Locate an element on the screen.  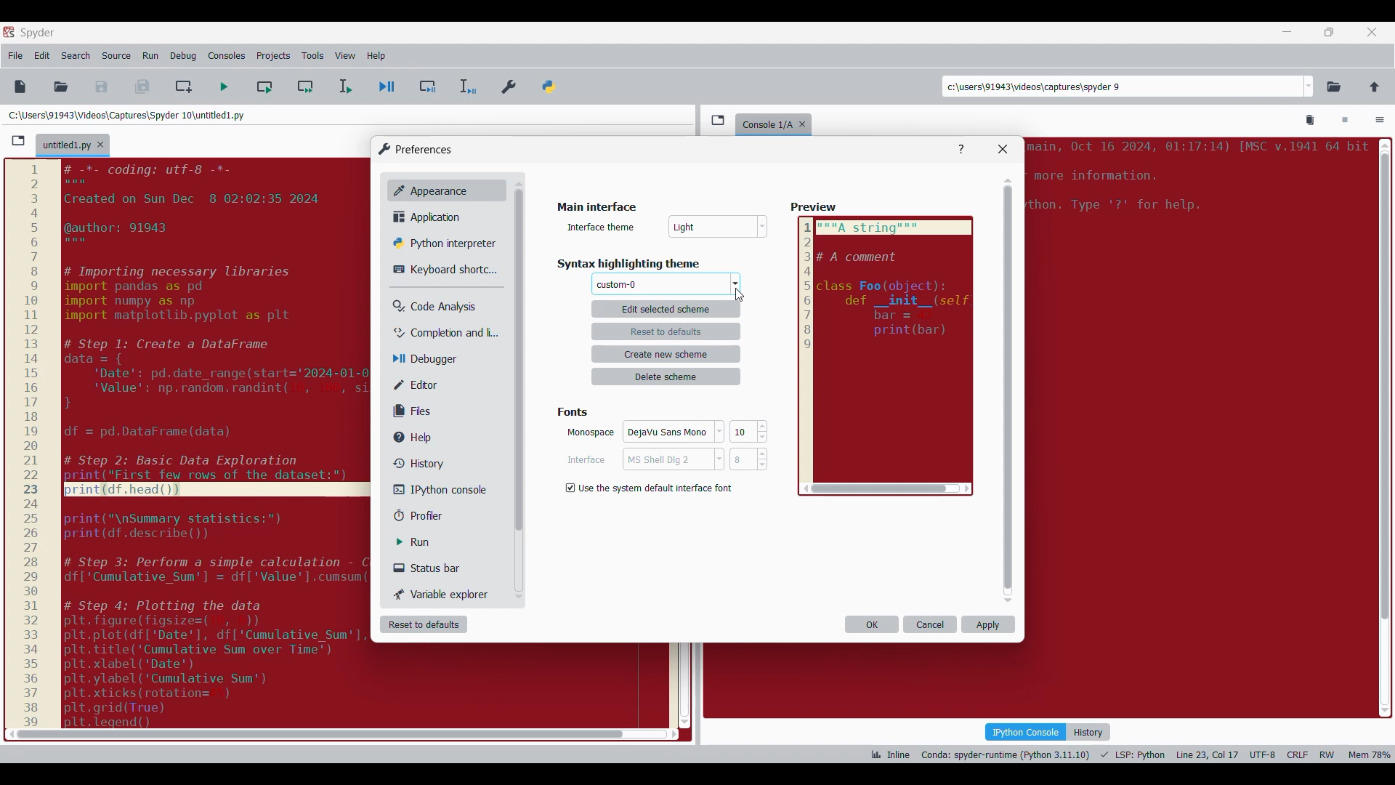
View menu is located at coordinates (345, 56).